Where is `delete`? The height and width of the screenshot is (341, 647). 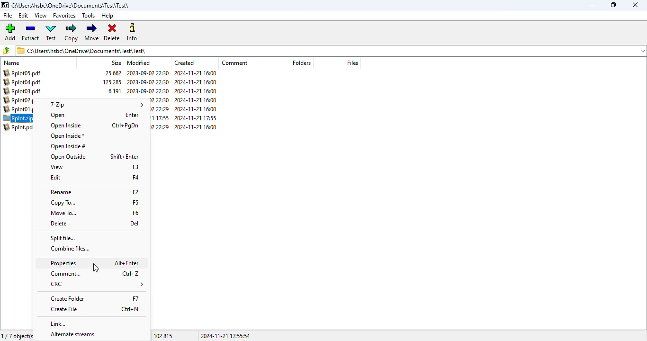 delete is located at coordinates (112, 32).